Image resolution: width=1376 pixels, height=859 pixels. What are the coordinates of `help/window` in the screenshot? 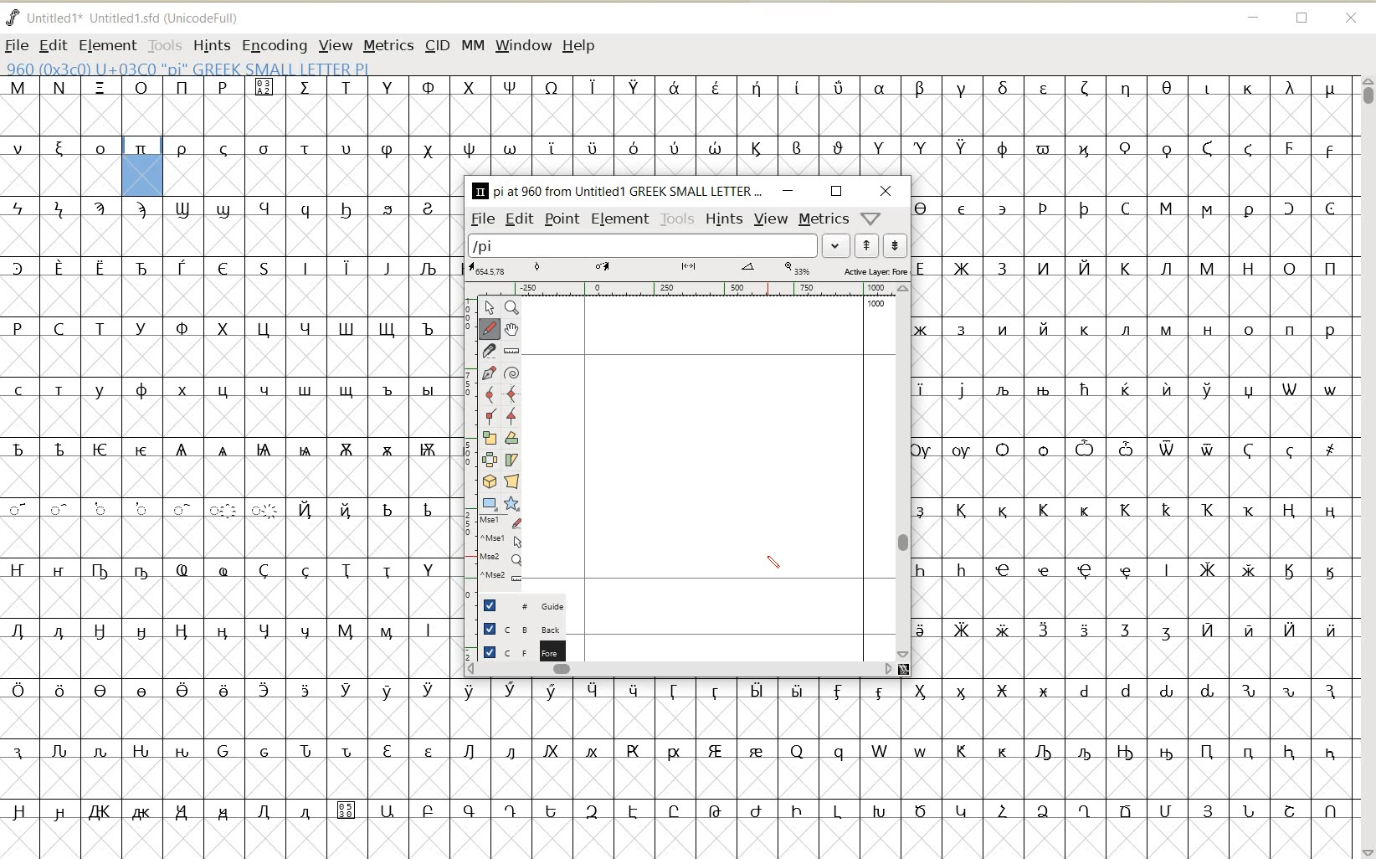 It's located at (871, 219).